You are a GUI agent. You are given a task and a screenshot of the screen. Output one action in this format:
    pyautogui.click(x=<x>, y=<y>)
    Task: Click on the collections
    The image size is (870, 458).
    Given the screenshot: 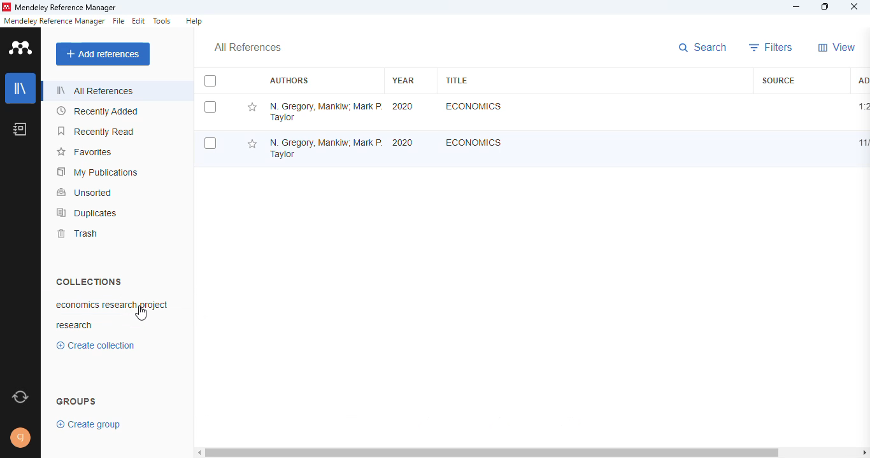 What is the action you would take?
    pyautogui.click(x=89, y=281)
    